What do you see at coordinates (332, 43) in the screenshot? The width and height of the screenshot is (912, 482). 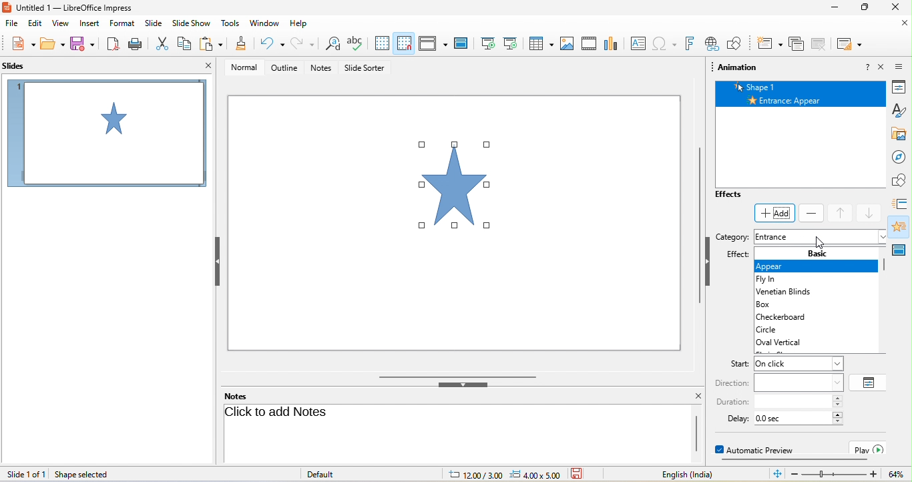 I see `find and replace` at bounding box center [332, 43].